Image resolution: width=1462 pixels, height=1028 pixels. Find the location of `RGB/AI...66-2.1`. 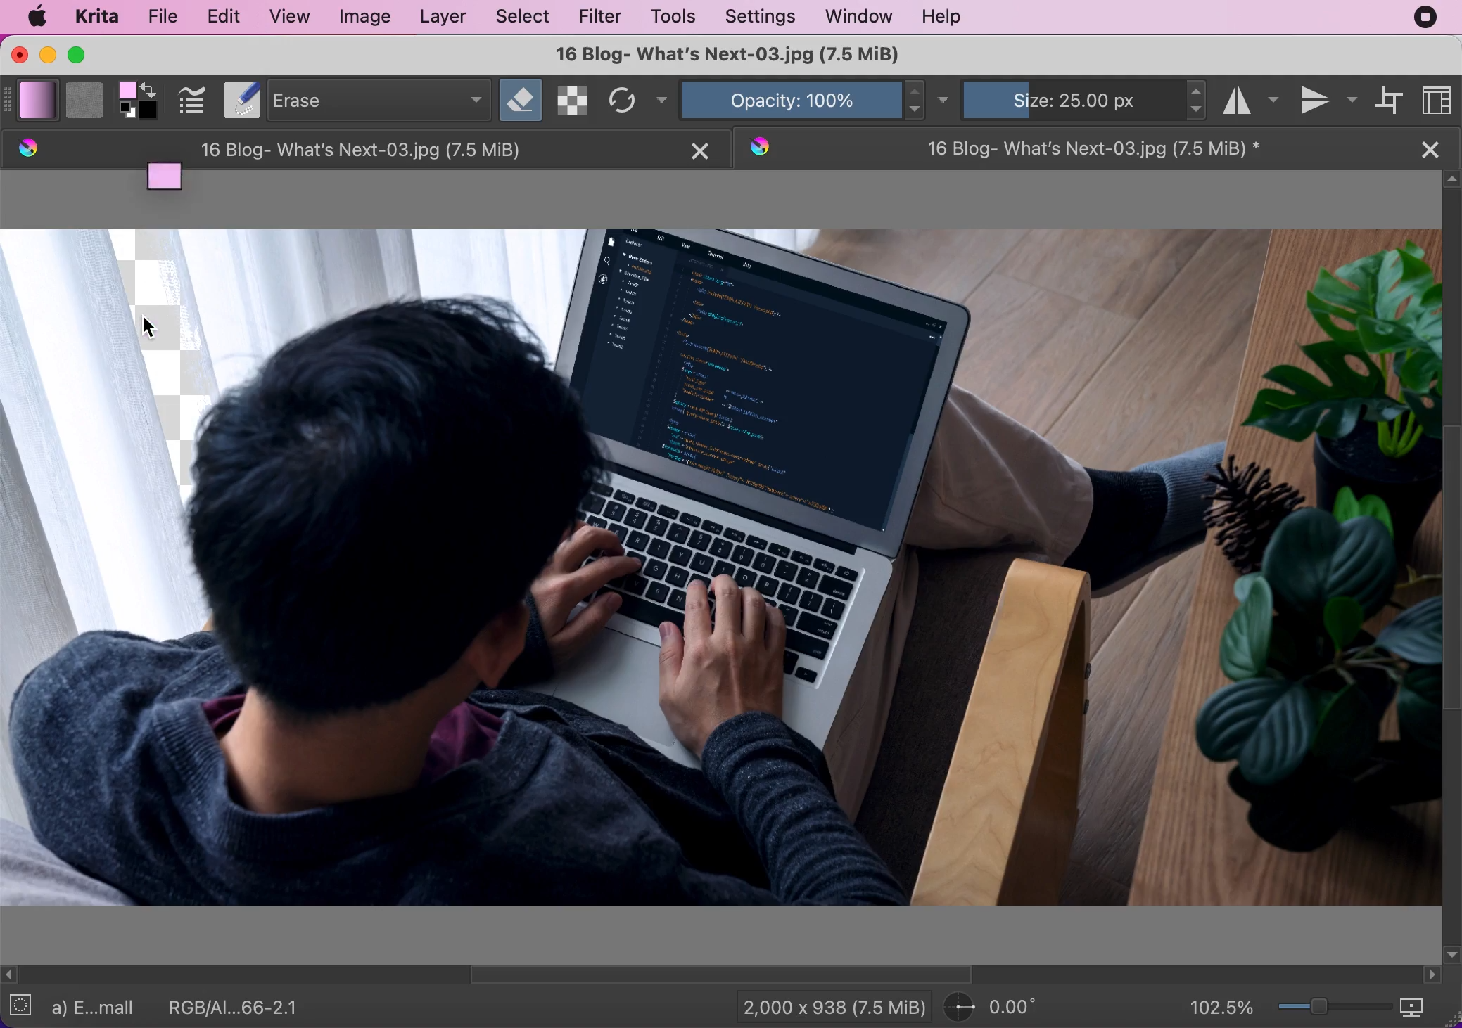

RGB/AI...66-2.1 is located at coordinates (238, 1007).